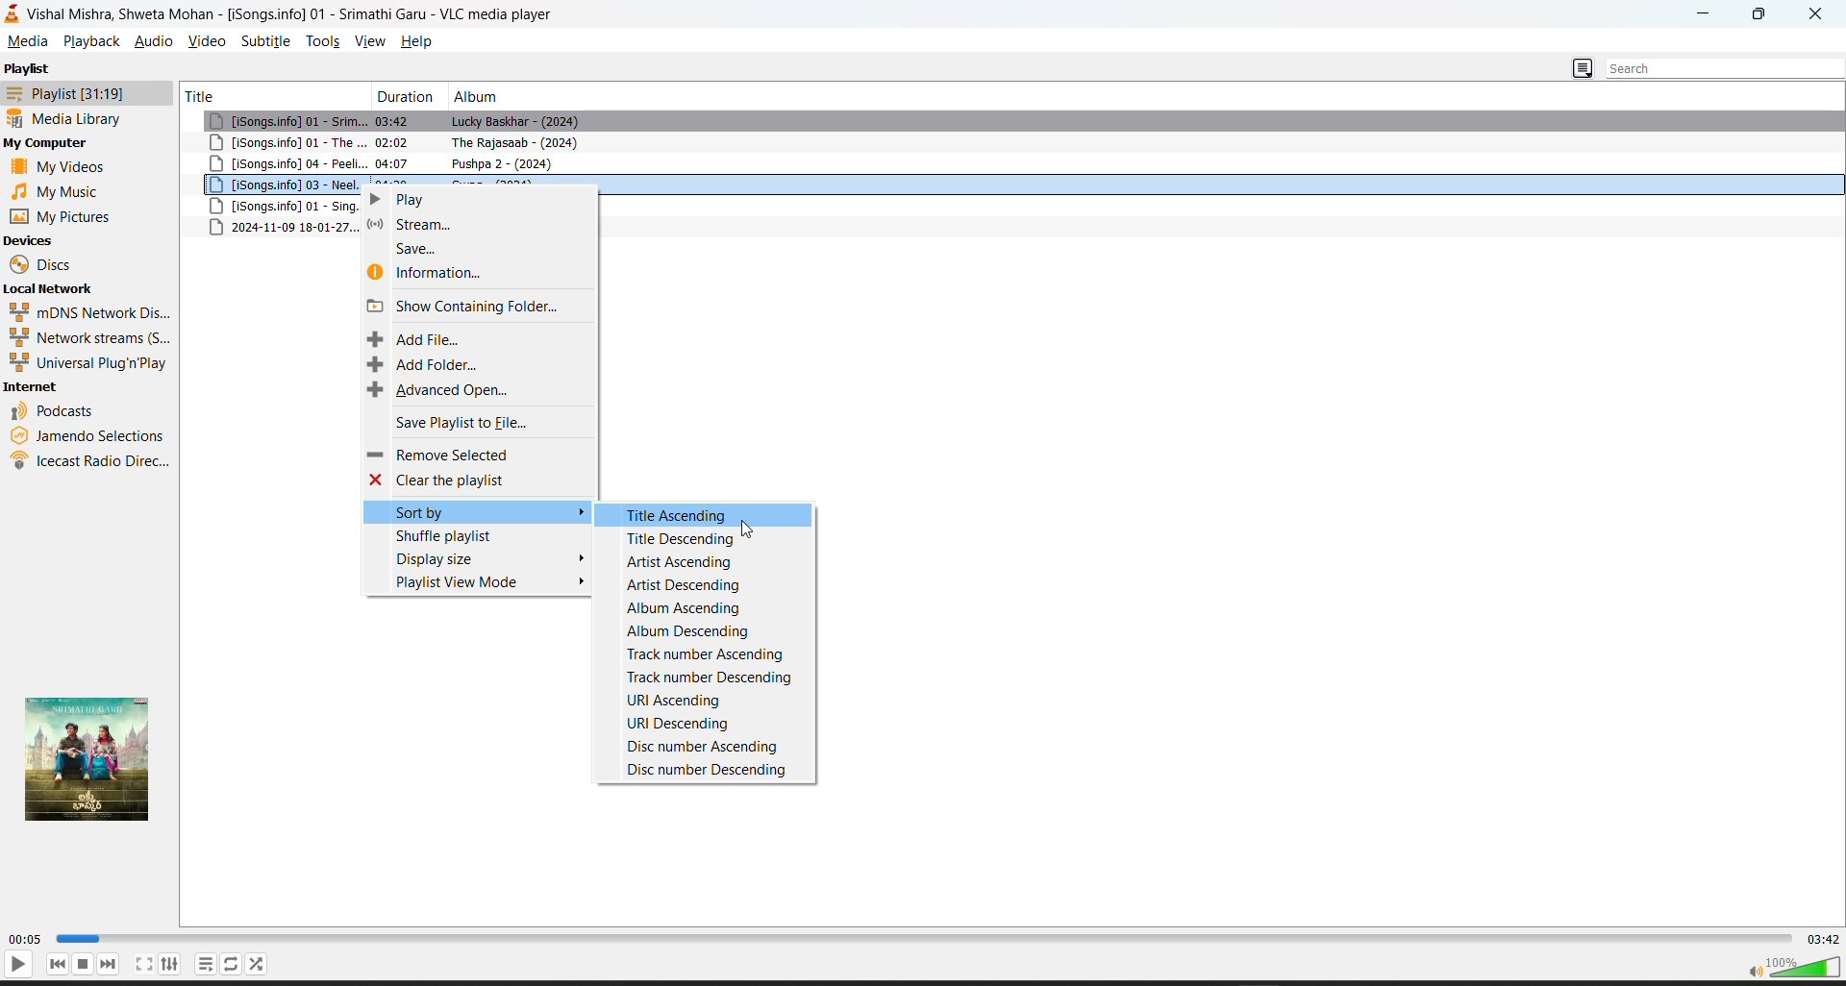 This screenshot has width=1846, height=986. What do you see at coordinates (51, 288) in the screenshot?
I see `local network` at bounding box center [51, 288].